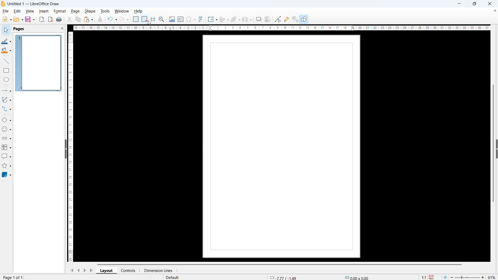 The width and height of the screenshot is (498, 280). What do you see at coordinates (7, 90) in the screenshot?
I see `line and arrows` at bounding box center [7, 90].